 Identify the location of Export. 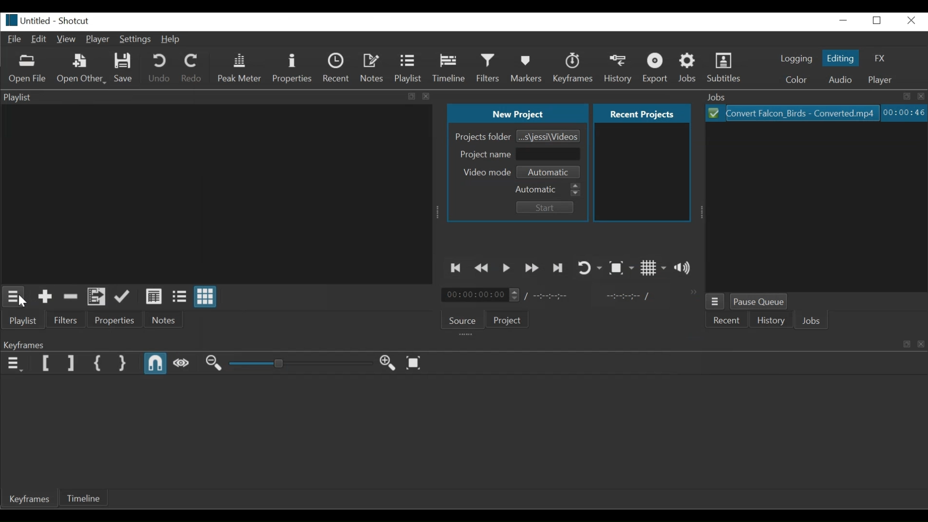
(657, 69).